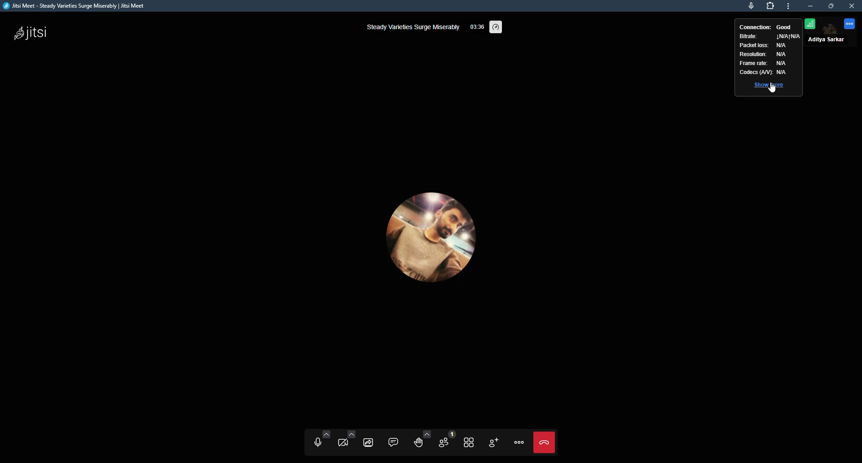 The height and width of the screenshot is (463, 862). What do you see at coordinates (745, 5) in the screenshot?
I see `microphone` at bounding box center [745, 5].